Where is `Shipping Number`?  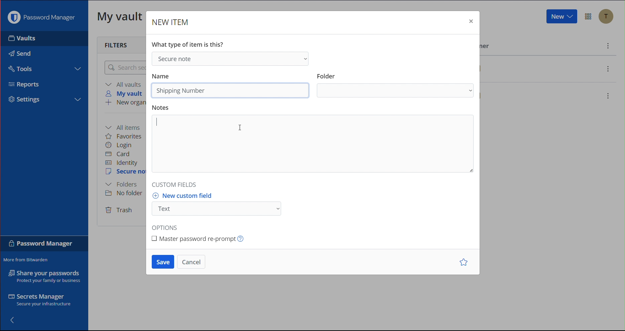
Shipping Number is located at coordinates (181, 90).